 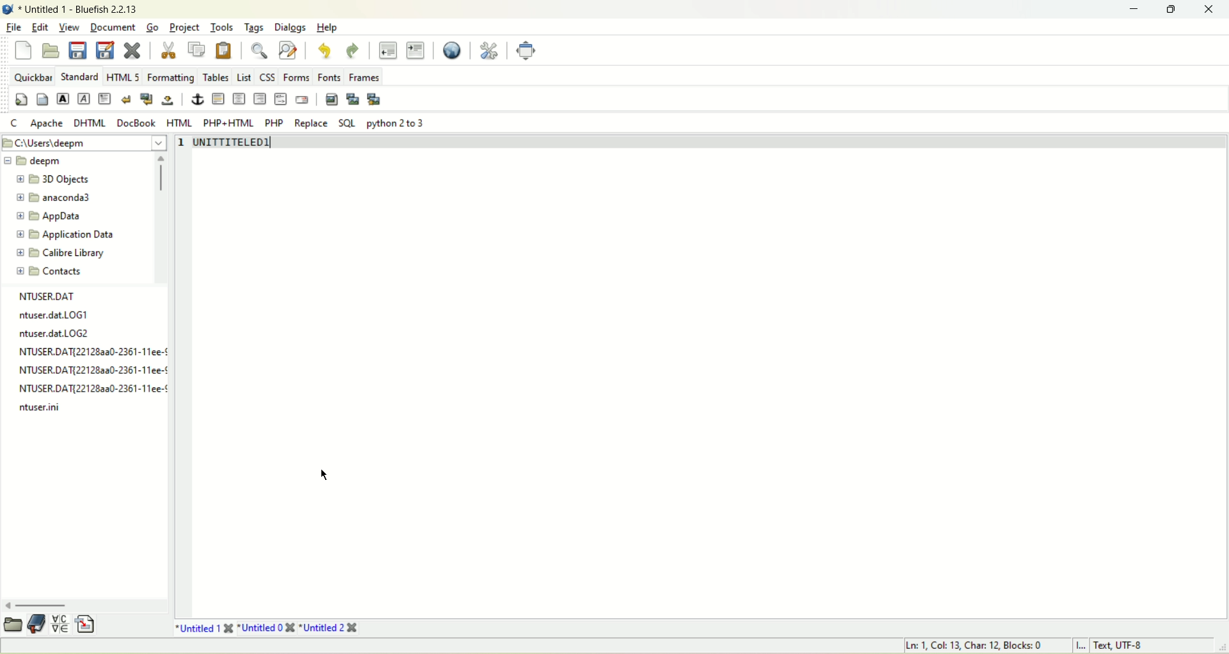 What do you see at coordinates (170, 51) in the screenshot?
I see `cut` at bounding box center [170, 51].